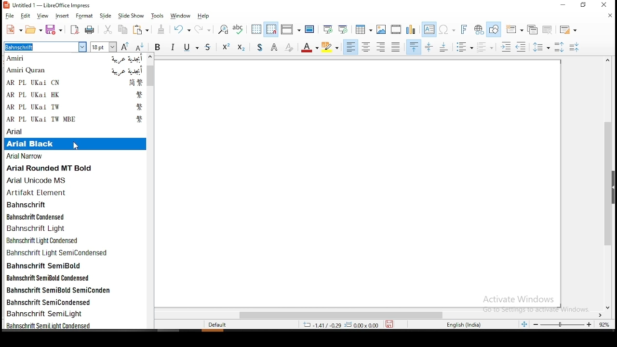 The height and width of the screenshot is (347, 617). What do you see at coordinates (604, 325) in the screenshot?
I see `zoom level` at bounding box center [604, 325].